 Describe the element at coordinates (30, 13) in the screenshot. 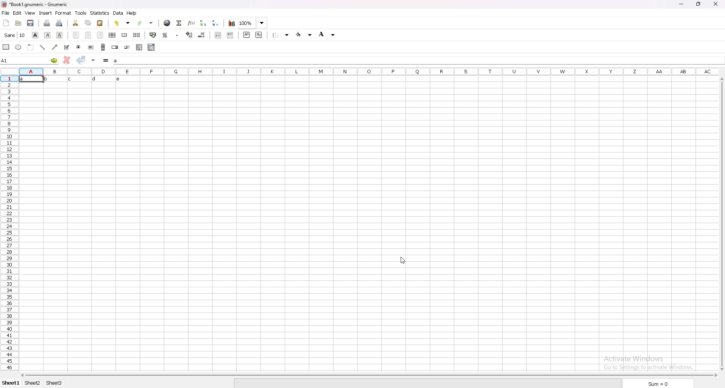

I see `view` at that location.